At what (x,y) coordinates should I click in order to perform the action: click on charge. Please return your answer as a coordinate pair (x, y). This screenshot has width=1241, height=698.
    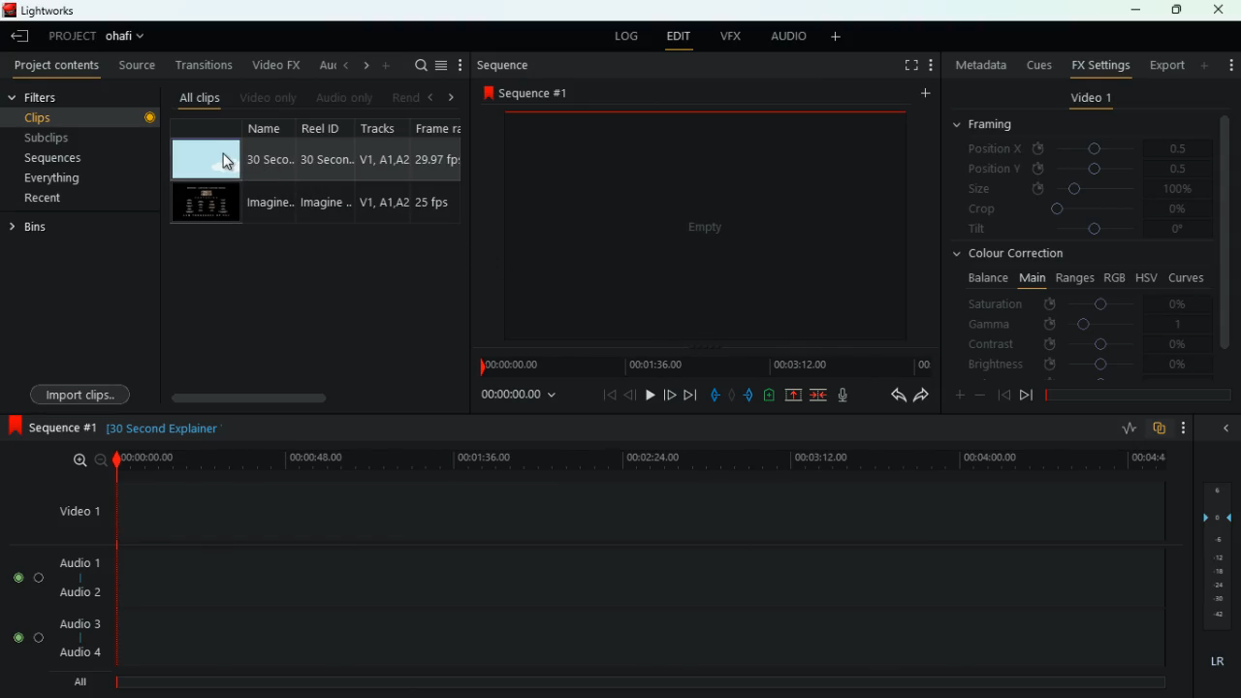
    Looking at the image, I should click on (770, 396).